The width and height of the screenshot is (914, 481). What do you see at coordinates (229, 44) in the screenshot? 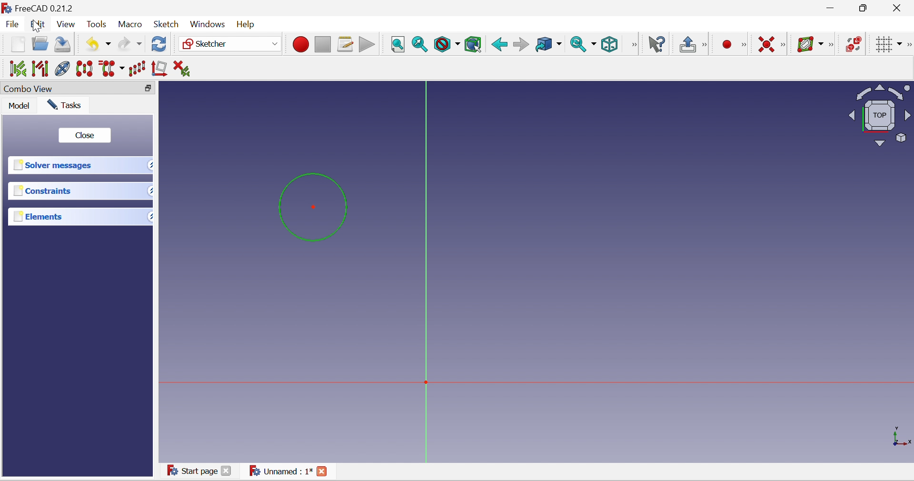
I see `Sketcher` at bounding box center [229, 44].